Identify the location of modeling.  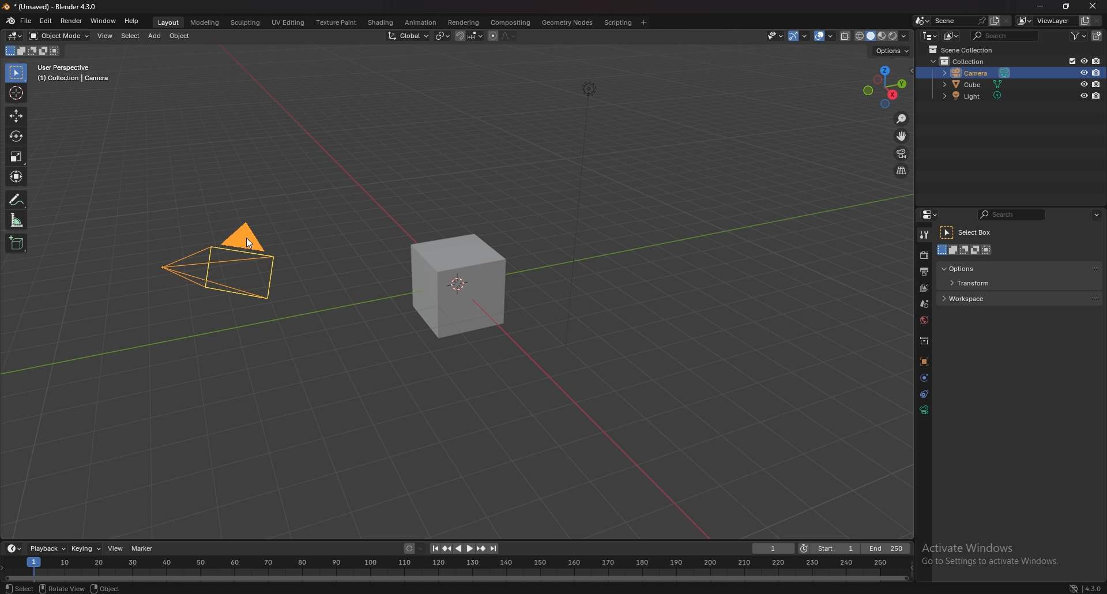
(205, 23).